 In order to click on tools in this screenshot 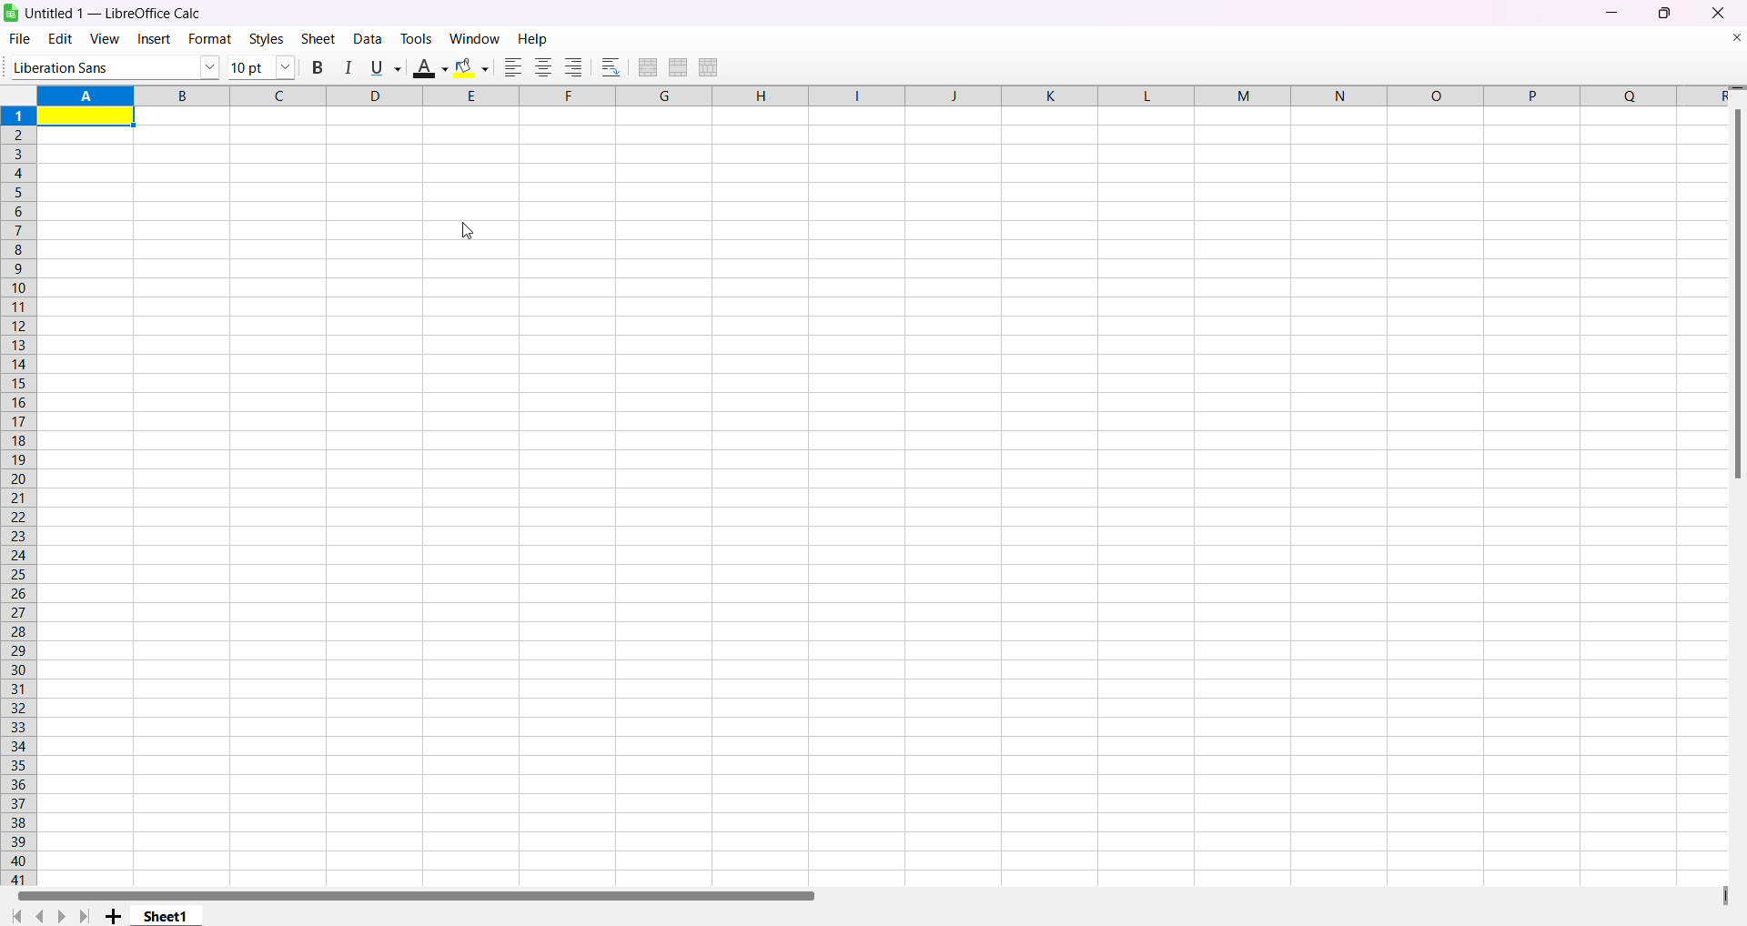, I will do `click(416, 39)`.